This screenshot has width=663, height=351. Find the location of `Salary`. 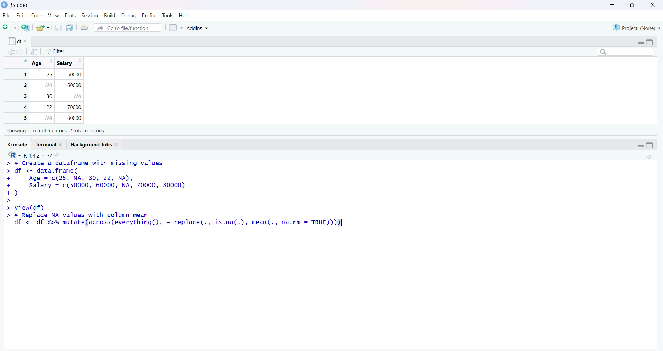

Salary is located at coordinates (68, 62).